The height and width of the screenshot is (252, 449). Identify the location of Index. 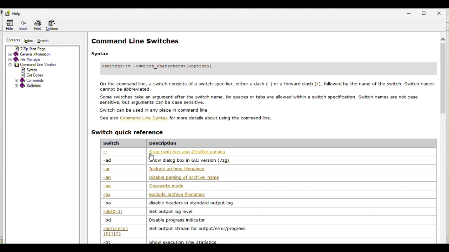
(28, 41).